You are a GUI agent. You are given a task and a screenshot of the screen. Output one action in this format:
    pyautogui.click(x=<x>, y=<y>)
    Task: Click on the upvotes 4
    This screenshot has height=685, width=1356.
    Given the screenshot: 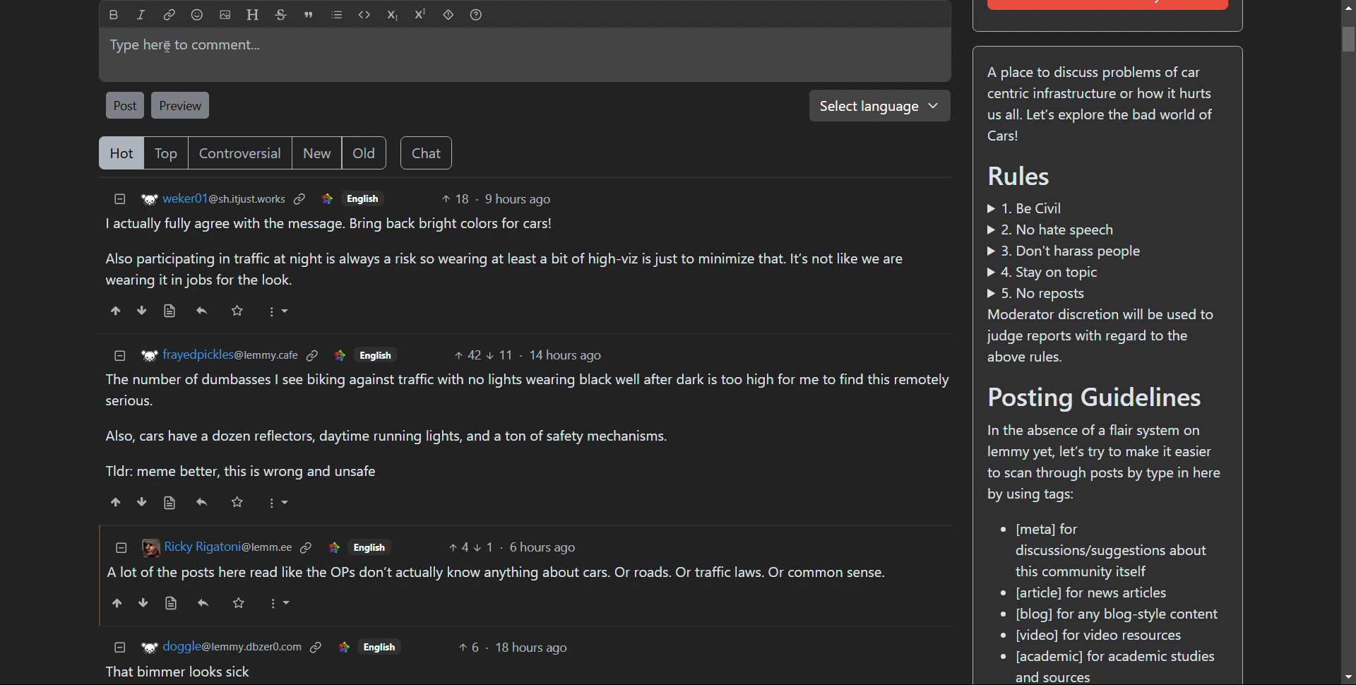 What is the action you would take?
    pyautogui.click(x=458, y=547)
    